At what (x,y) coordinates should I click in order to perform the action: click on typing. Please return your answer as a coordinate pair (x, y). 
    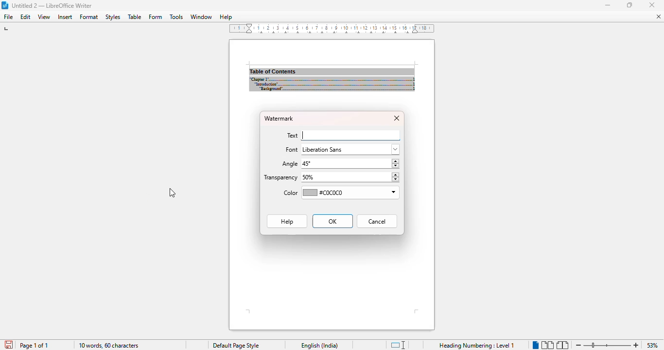
    Looking at the image, I should click on (350, 135).